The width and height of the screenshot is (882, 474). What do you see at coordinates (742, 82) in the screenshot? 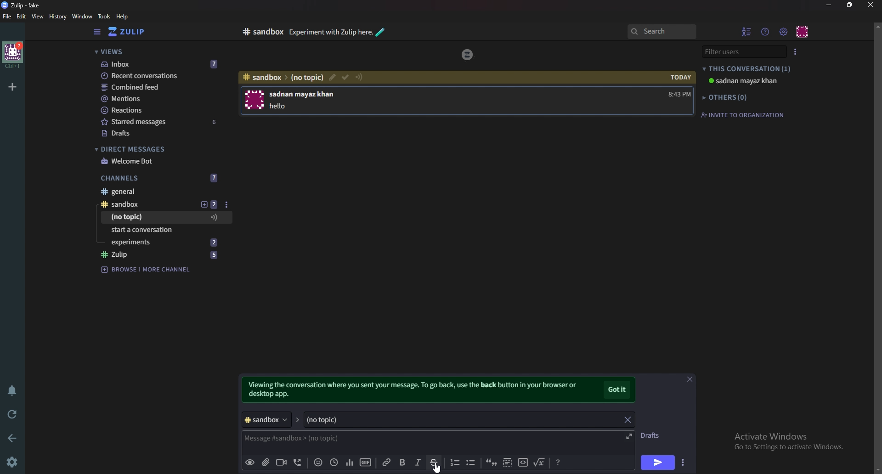
I see `sadnan mayaz khan` at bounding box center [742, 82].